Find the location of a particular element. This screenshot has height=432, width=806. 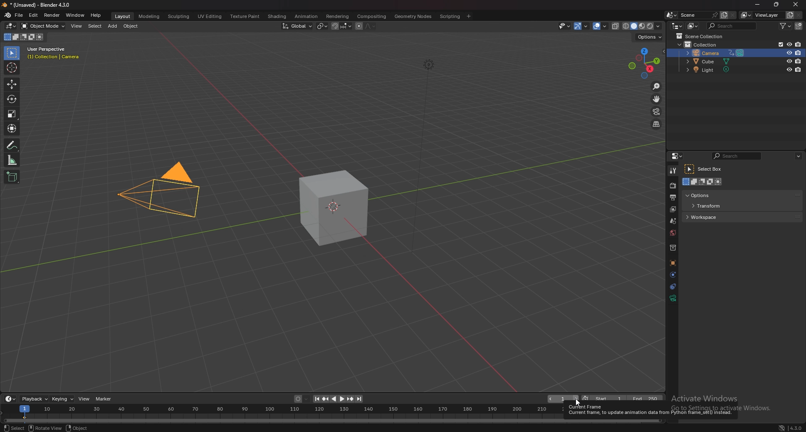

disable in renders is located at coordinates (798, 53).